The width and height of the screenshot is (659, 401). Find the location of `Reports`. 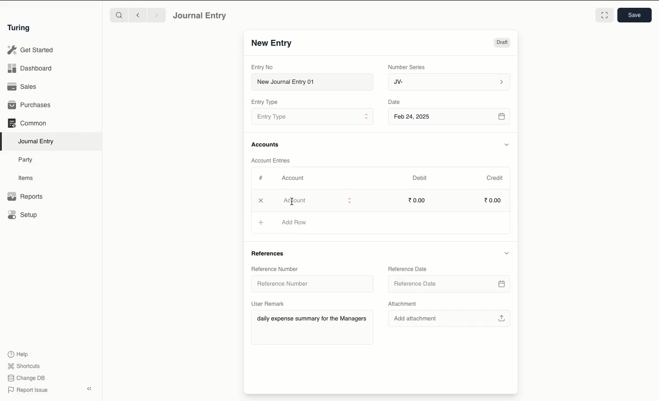

Reports is located at coordinates (25, 196).